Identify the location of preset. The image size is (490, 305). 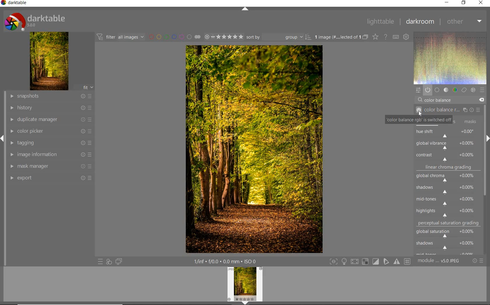
(482, 90).